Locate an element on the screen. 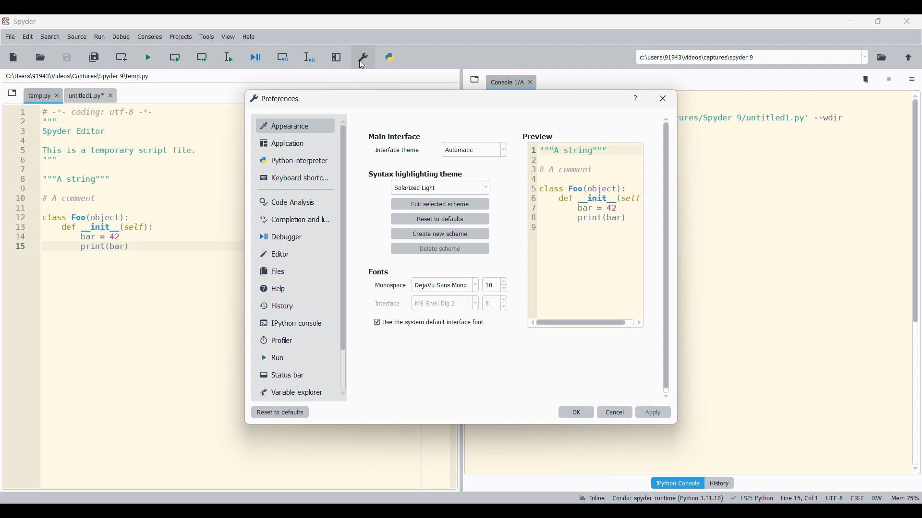  Theme settings is located at coordinates (440, 226).